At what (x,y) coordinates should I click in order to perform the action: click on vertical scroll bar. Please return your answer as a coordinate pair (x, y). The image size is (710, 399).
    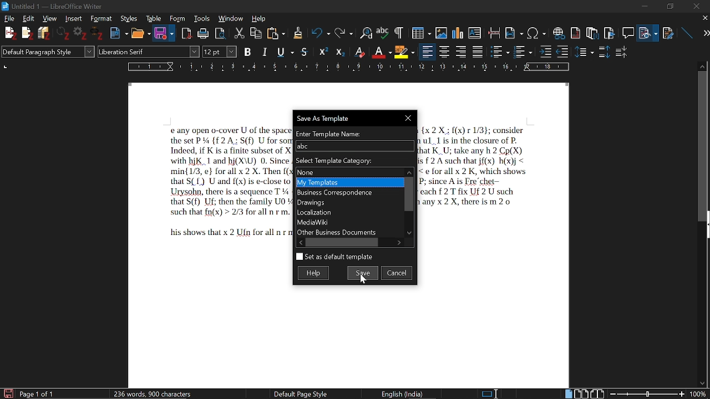
    Looking at the image, I should click on (703, 145).